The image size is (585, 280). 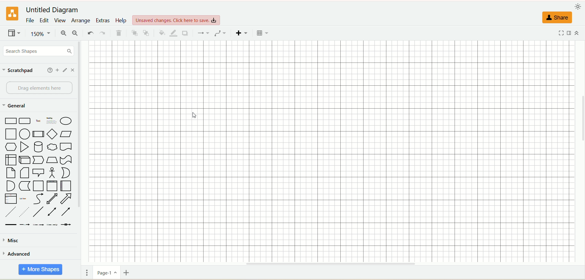 What do you see at coordinates (195, 116) in the screenshot?
I see `cursor` at bounding box center [195, 116].